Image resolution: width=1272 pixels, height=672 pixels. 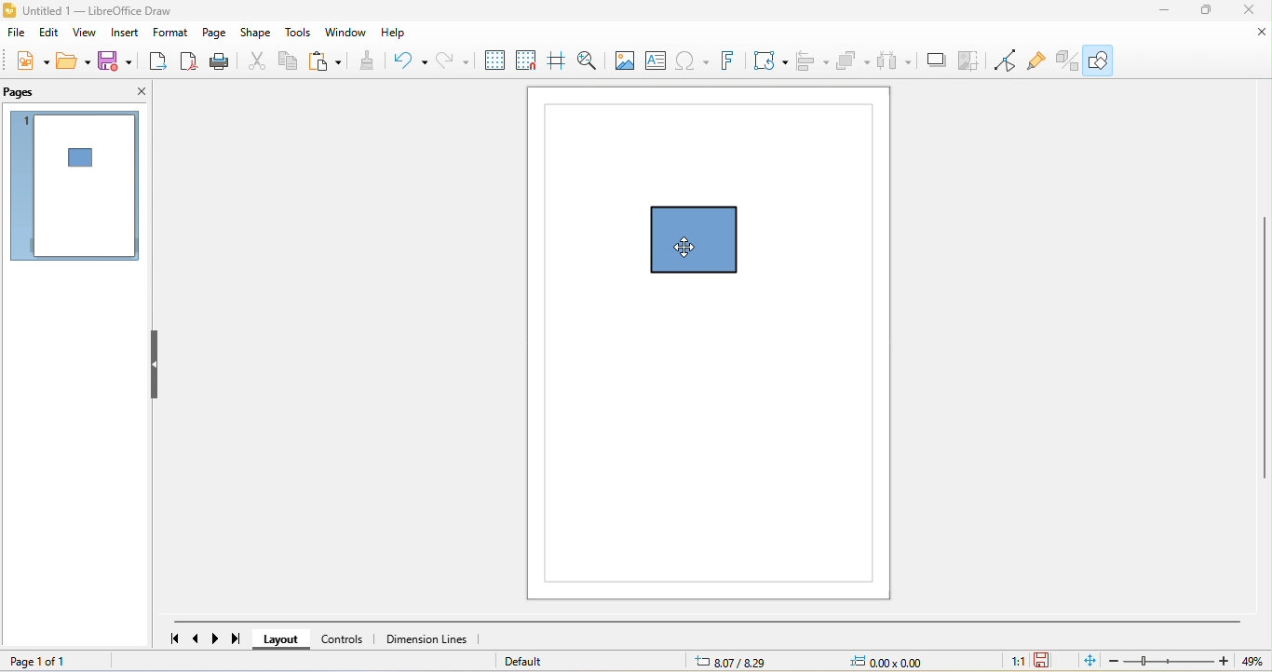 What do you see at coordinates (882, 662) in the screenshot?
I see `0.00 x0.00` at bounding box center [882, 662].